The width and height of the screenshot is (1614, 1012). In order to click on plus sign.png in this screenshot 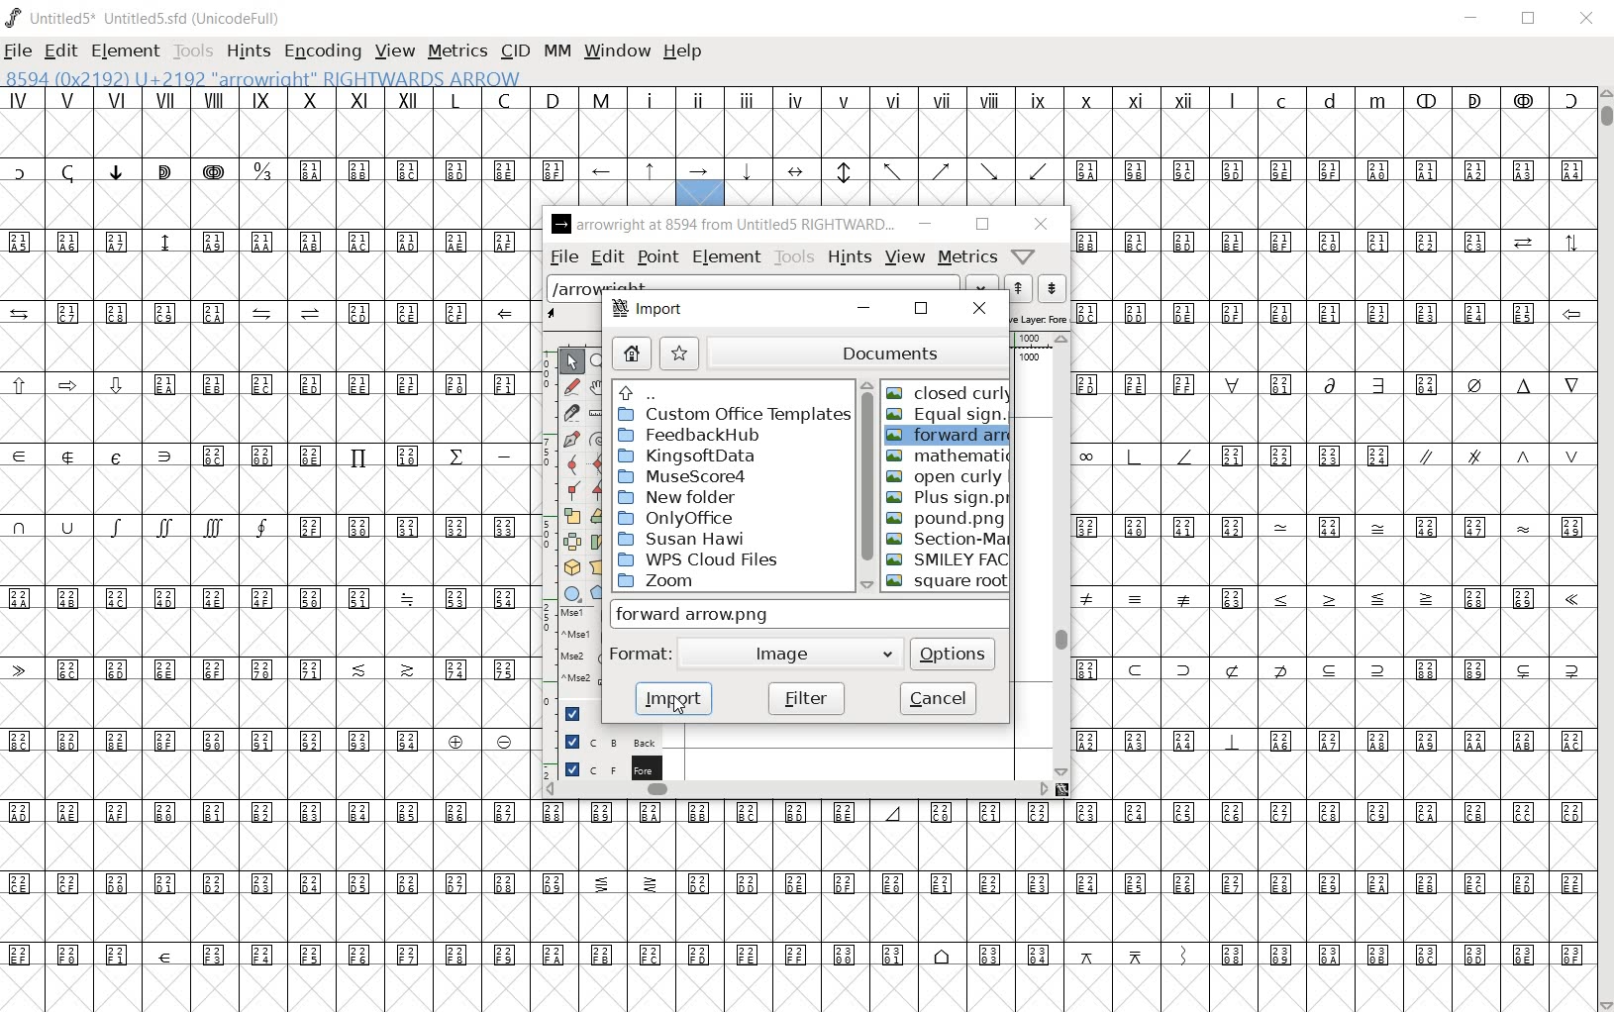, I will do `click(948, 499)`.